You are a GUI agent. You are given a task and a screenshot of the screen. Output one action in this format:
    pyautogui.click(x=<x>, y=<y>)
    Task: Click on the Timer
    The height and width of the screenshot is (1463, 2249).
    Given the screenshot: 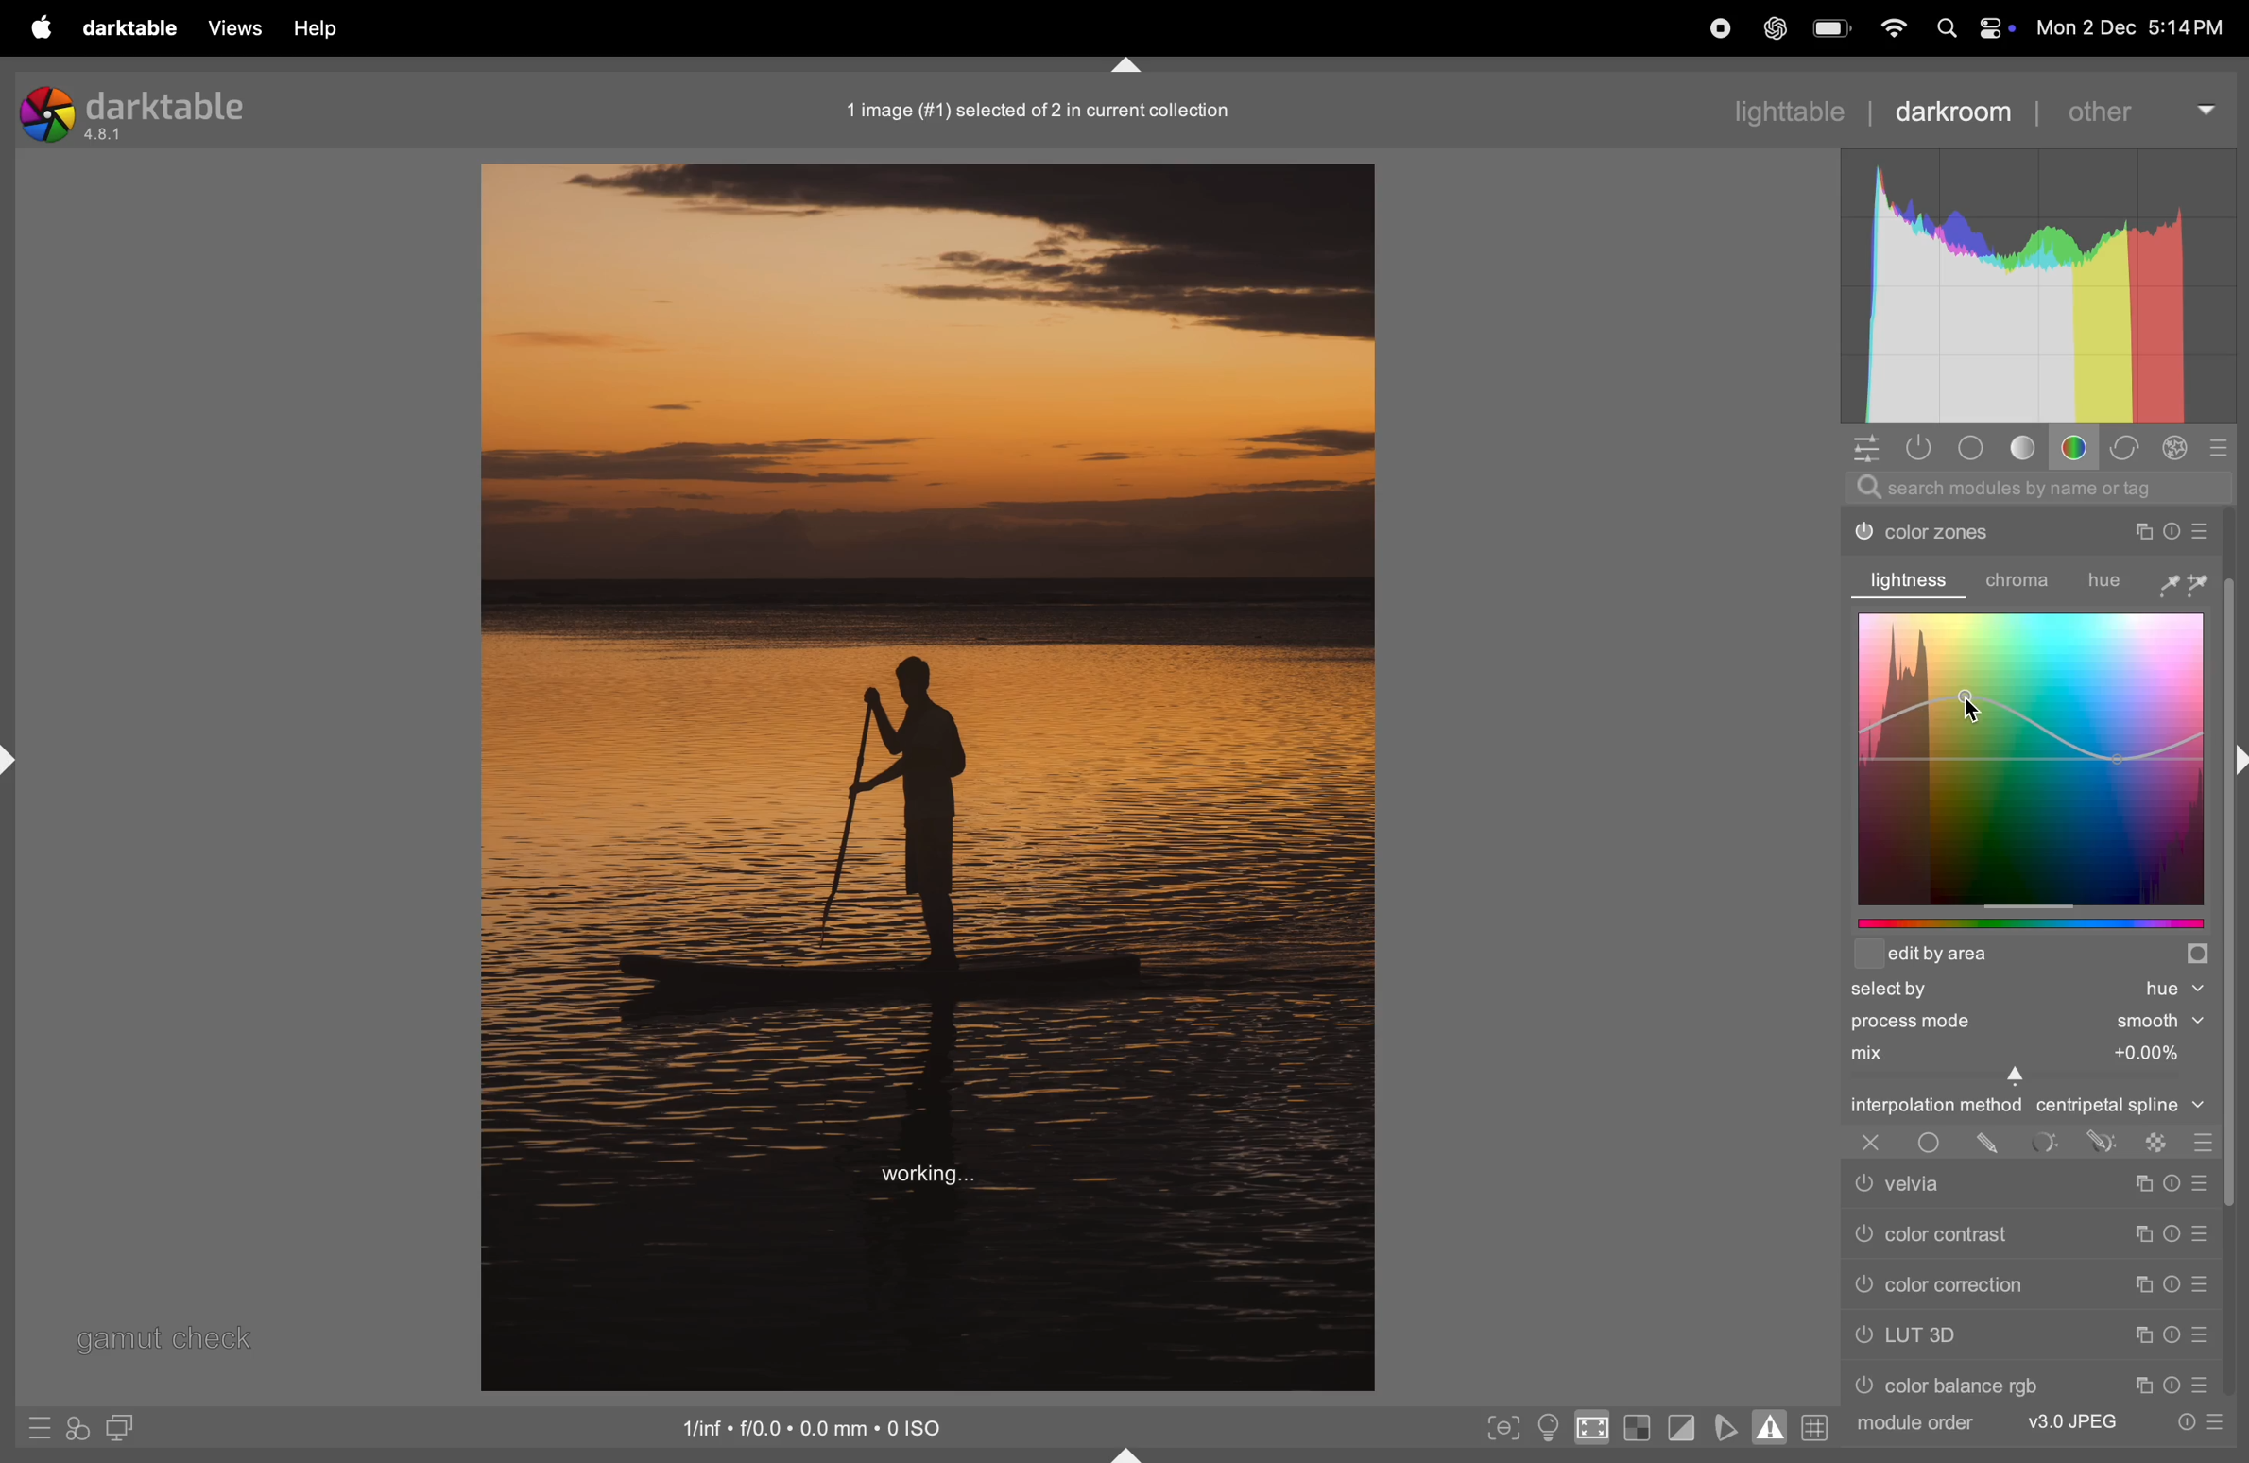 What is the action you would take?
    pyautogui.click(x=2167, y=531)
    